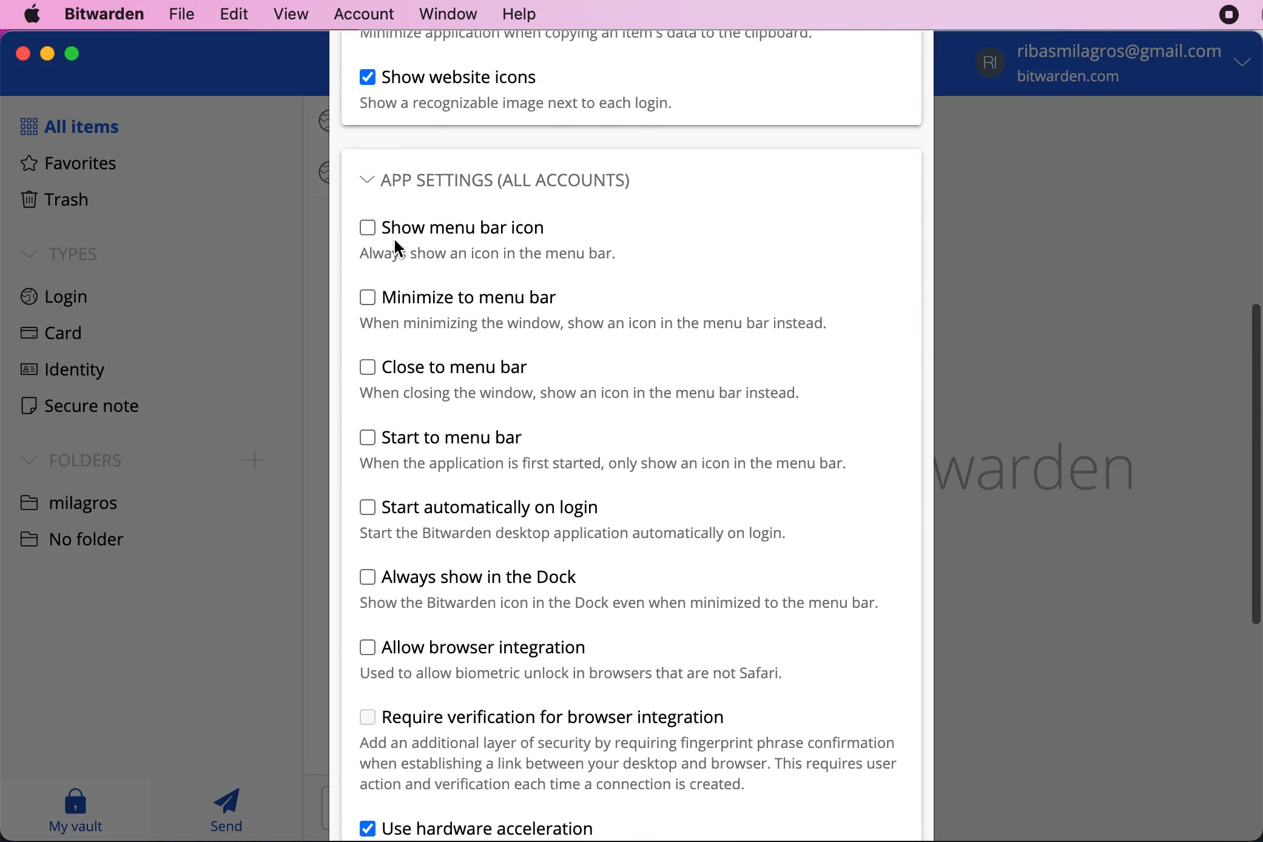 The height and width of the screenshot is (842, 1263). Describe the element at coordinates (607, 310) in the screenshot. I see `minimize to menu bar` at that location.